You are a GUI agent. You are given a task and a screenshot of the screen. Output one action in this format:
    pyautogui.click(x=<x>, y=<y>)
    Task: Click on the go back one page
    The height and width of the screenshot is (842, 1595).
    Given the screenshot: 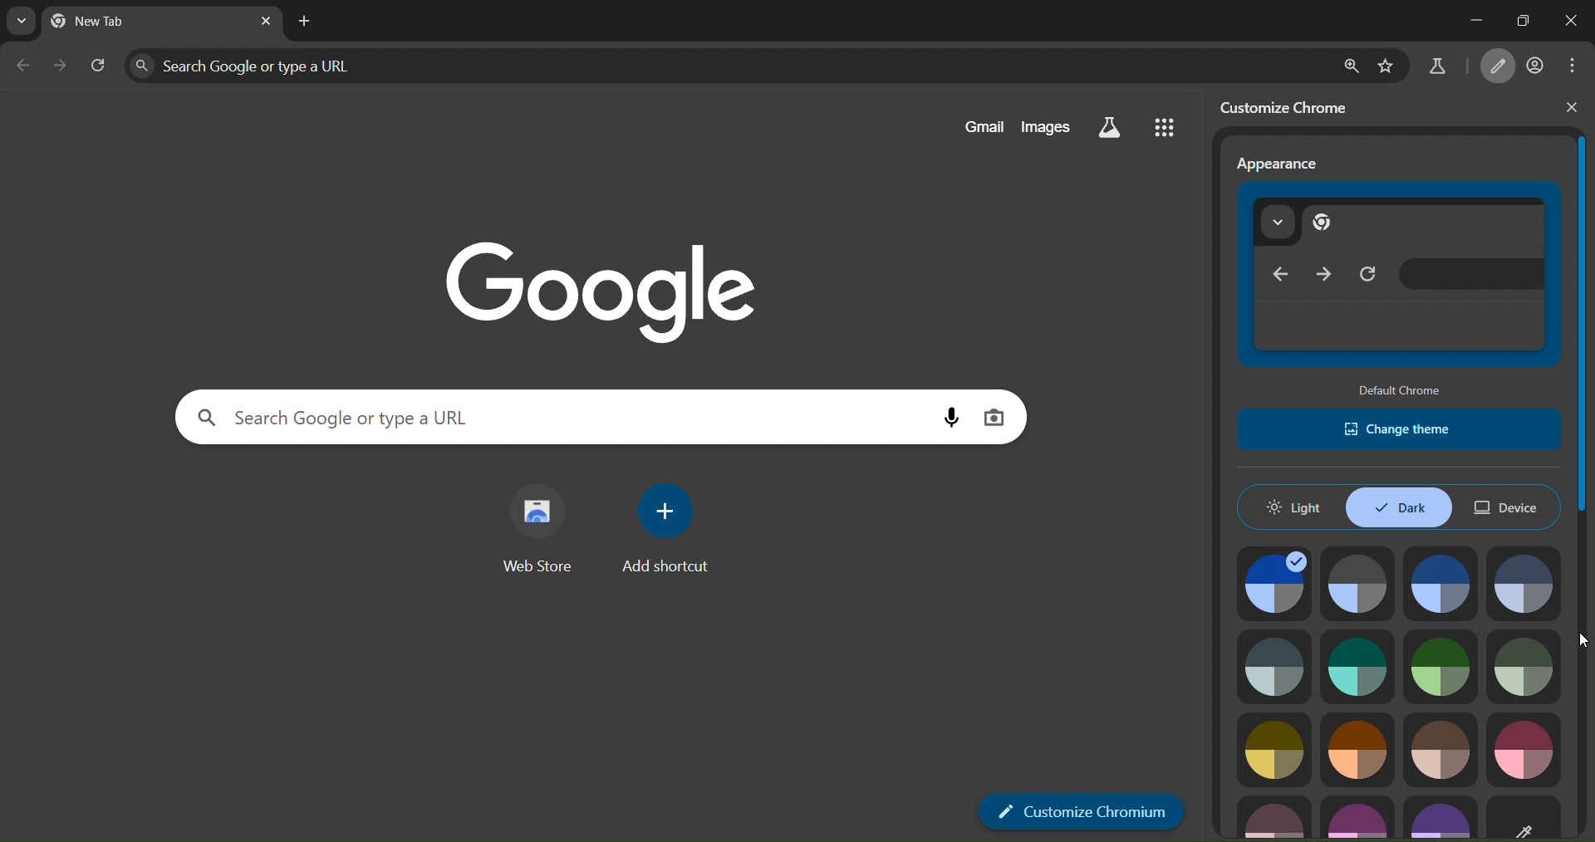 What is the action you would take?
    pyautogui.click(x=23, y=64)
    